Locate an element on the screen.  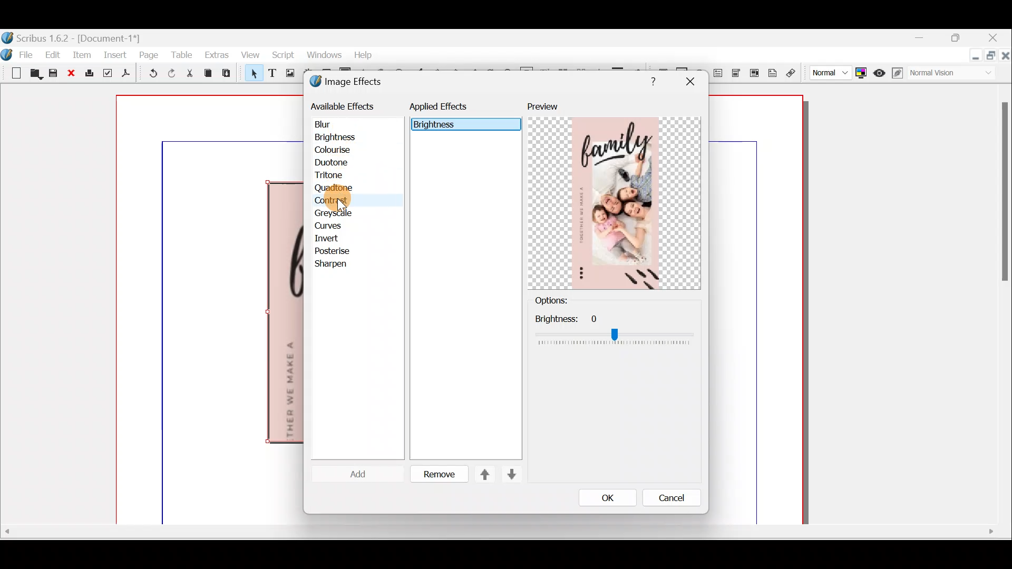
Redo is located at coordinates (171, 73).